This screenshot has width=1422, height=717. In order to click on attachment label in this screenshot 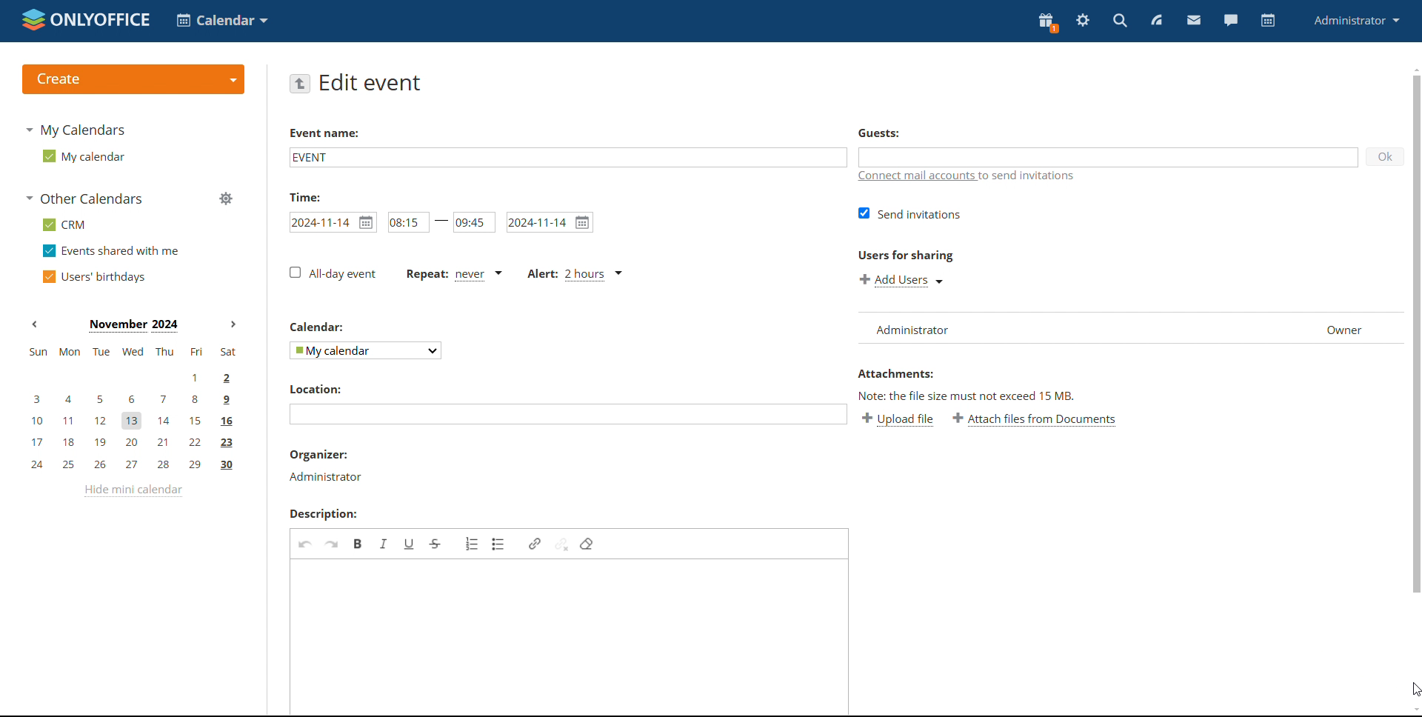, I will do `click(903, 373)`.